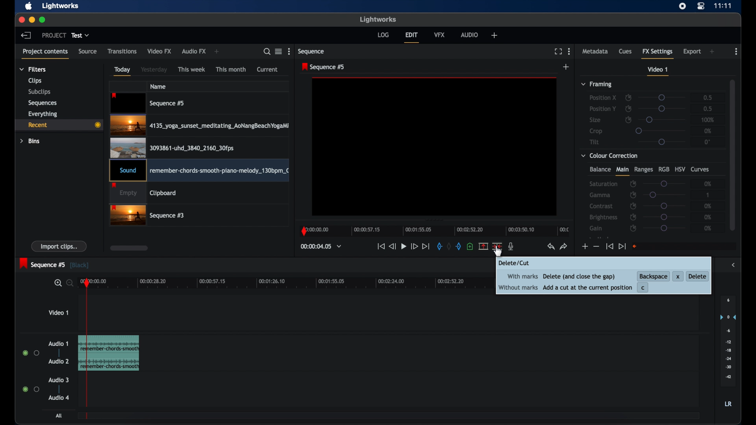 This screenshot has width=756, height=425. What do you see at coordinates (732, 154) in the screenshot?
I see `scroll bar` at bounding box center [732, 154].